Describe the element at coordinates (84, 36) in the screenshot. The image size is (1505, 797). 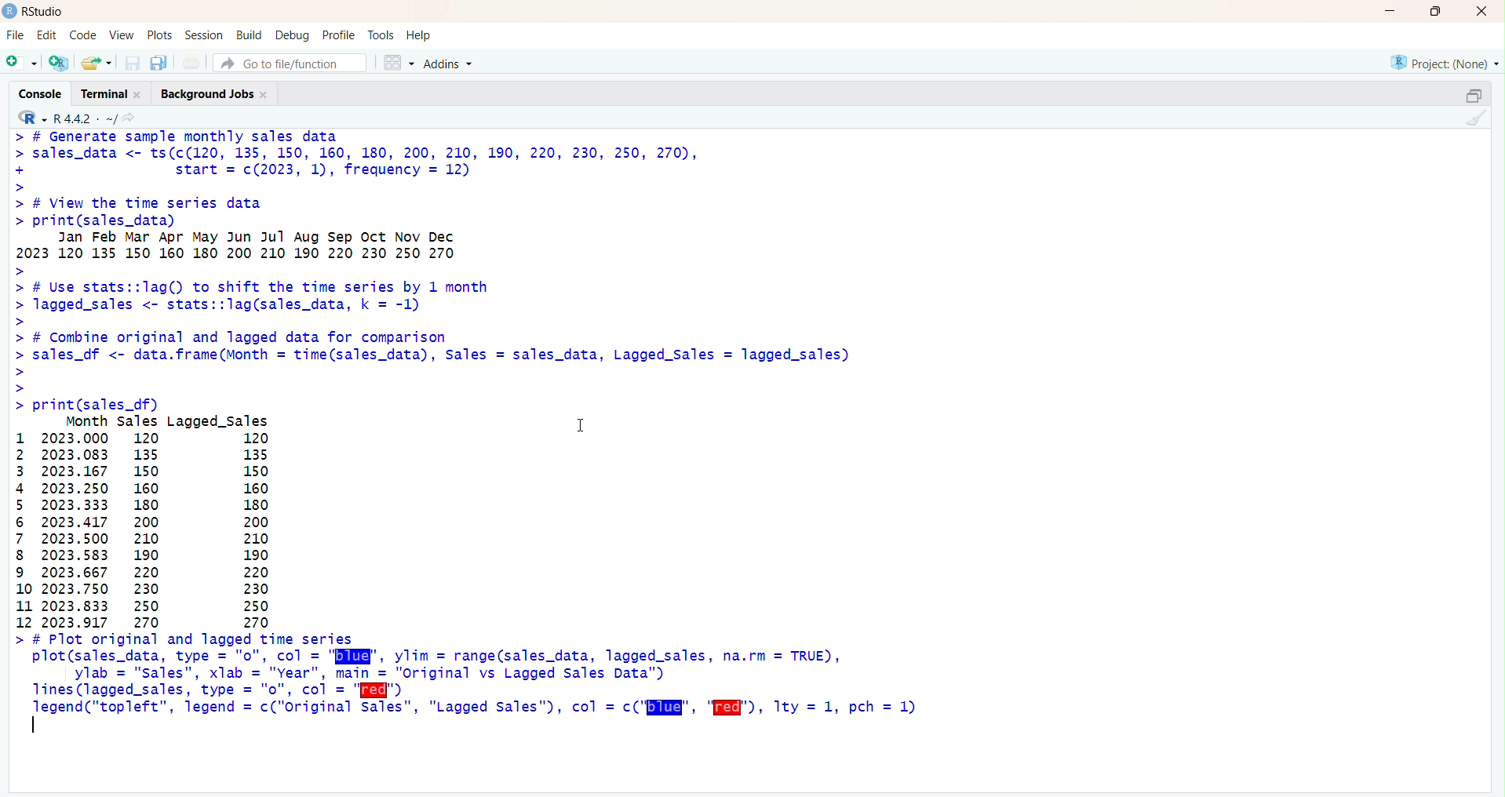
I see `code` at that location.